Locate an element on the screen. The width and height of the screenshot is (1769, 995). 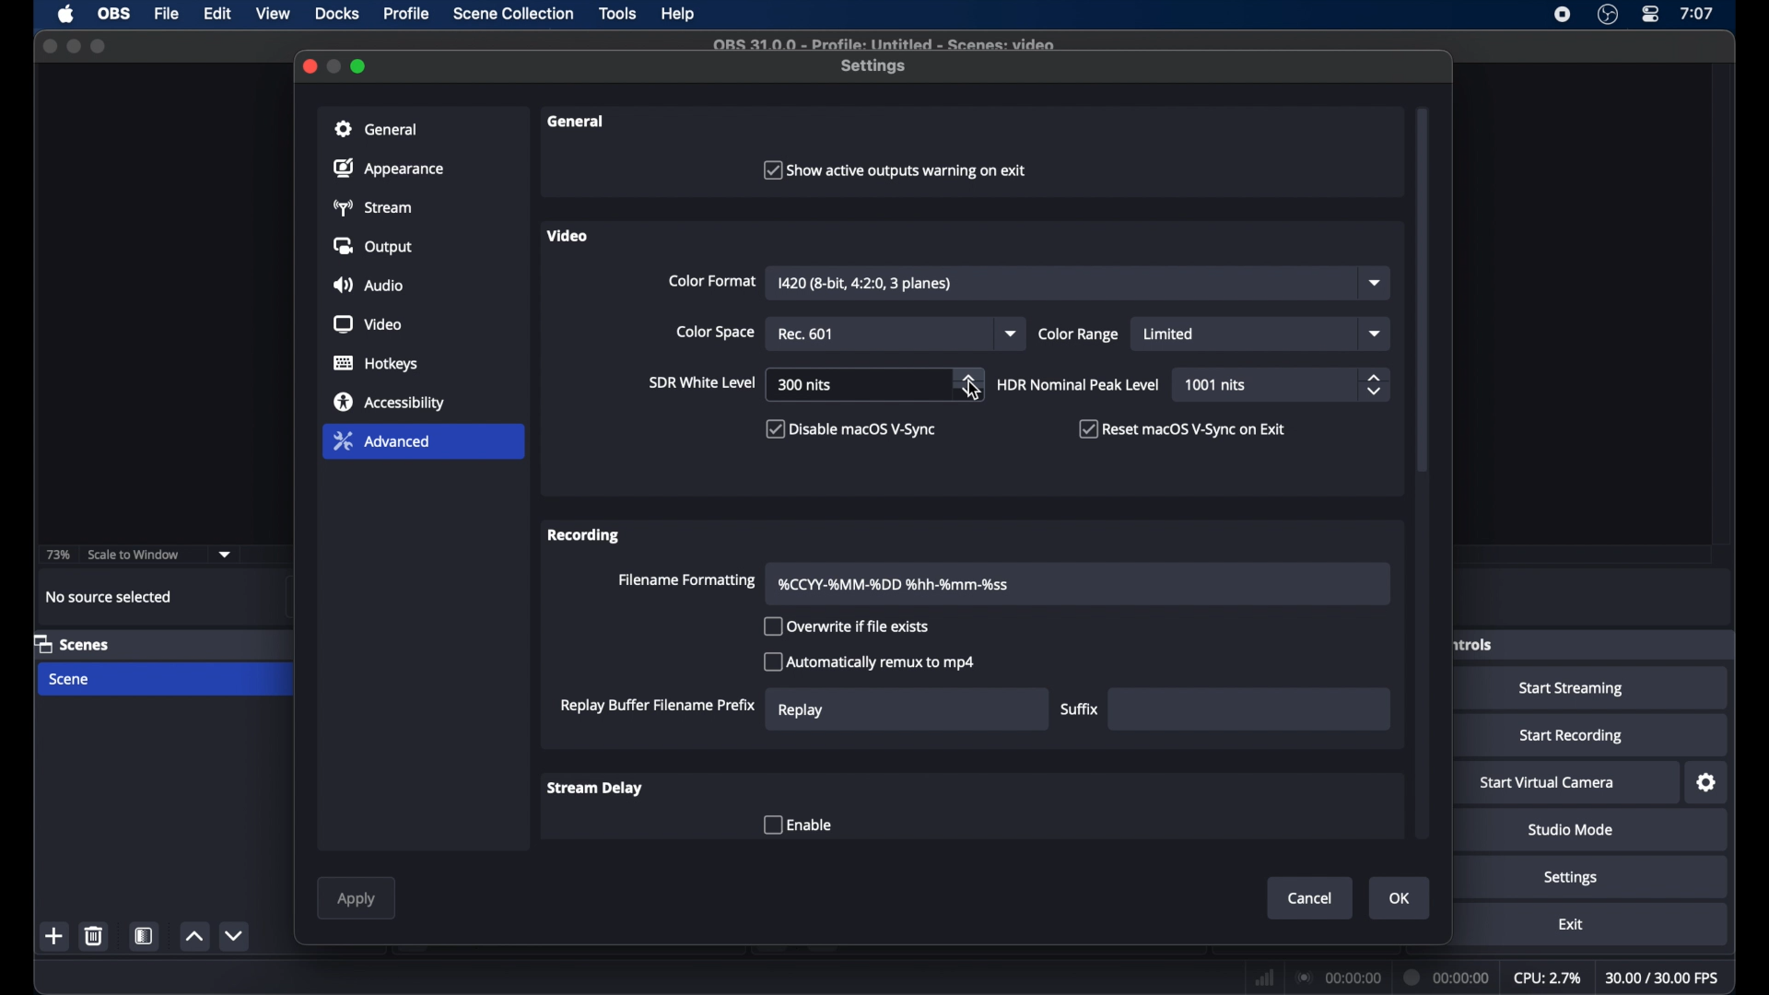
cursor is located at coordinates (975, 391).